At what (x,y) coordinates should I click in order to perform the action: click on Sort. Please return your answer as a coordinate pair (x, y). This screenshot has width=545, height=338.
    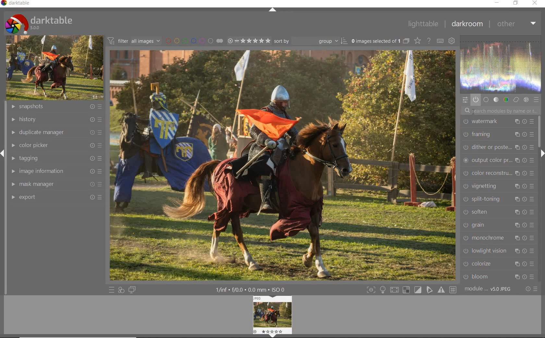
    Looking at the image, I should click on (310, 40).